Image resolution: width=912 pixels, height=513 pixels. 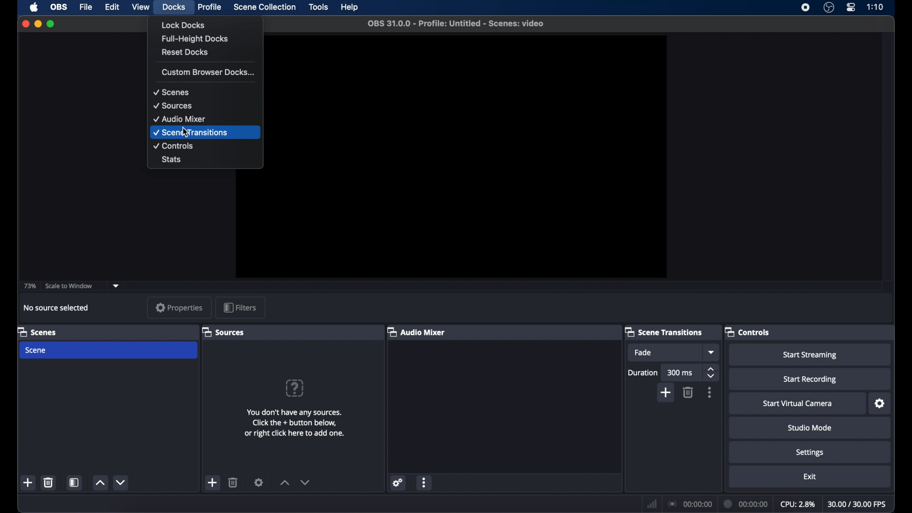 I want to click on connection, so click(x=690, y=503).